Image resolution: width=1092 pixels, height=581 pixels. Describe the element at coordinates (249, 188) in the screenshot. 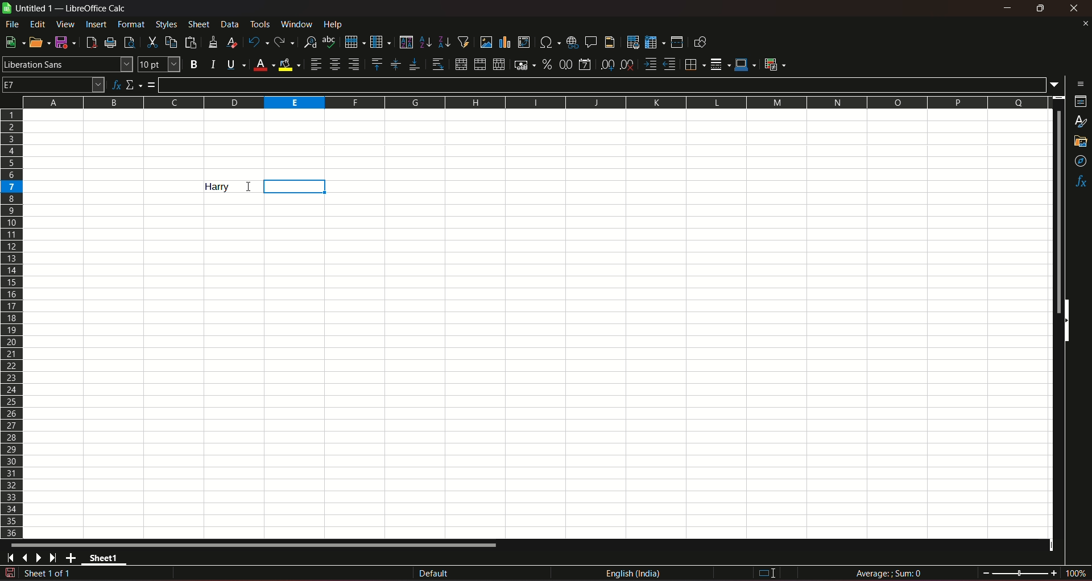

I see `I beam cursor` at that location.